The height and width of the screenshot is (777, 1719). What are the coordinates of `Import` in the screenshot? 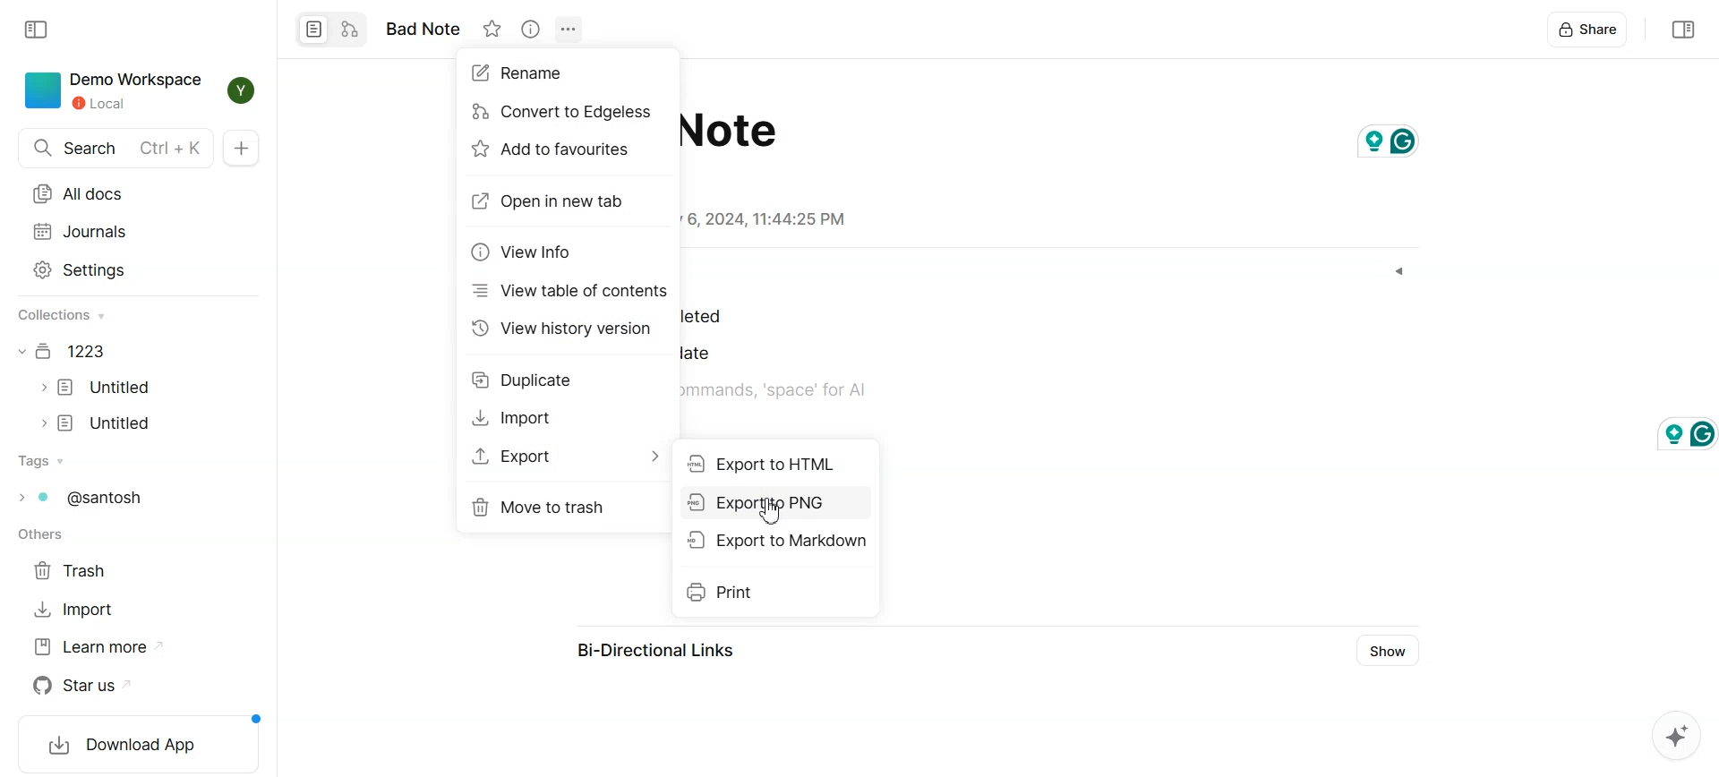 It's located at (528, 418).